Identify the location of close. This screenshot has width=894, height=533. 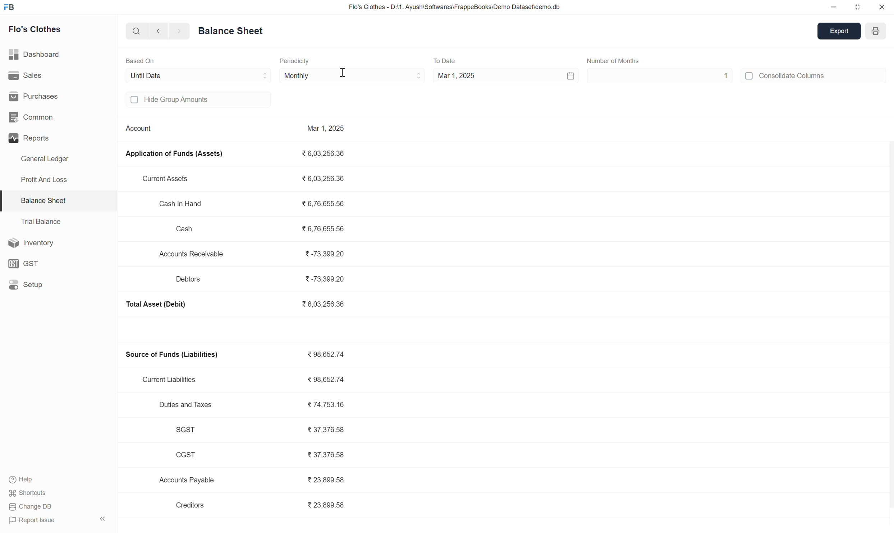
(880, 7).